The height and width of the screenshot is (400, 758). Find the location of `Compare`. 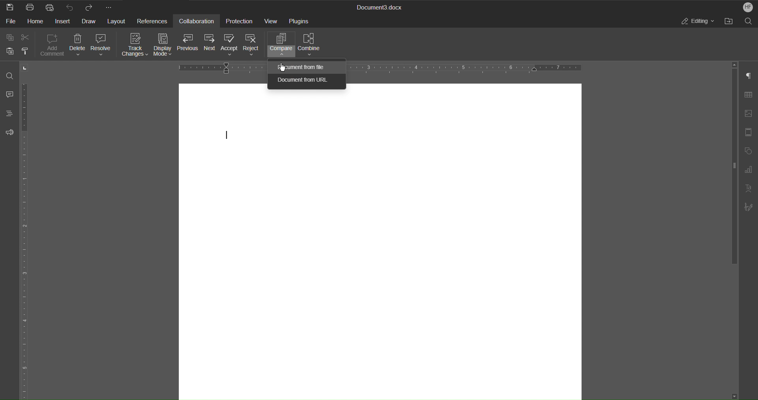

Compare is located at coordinates (280, 44).